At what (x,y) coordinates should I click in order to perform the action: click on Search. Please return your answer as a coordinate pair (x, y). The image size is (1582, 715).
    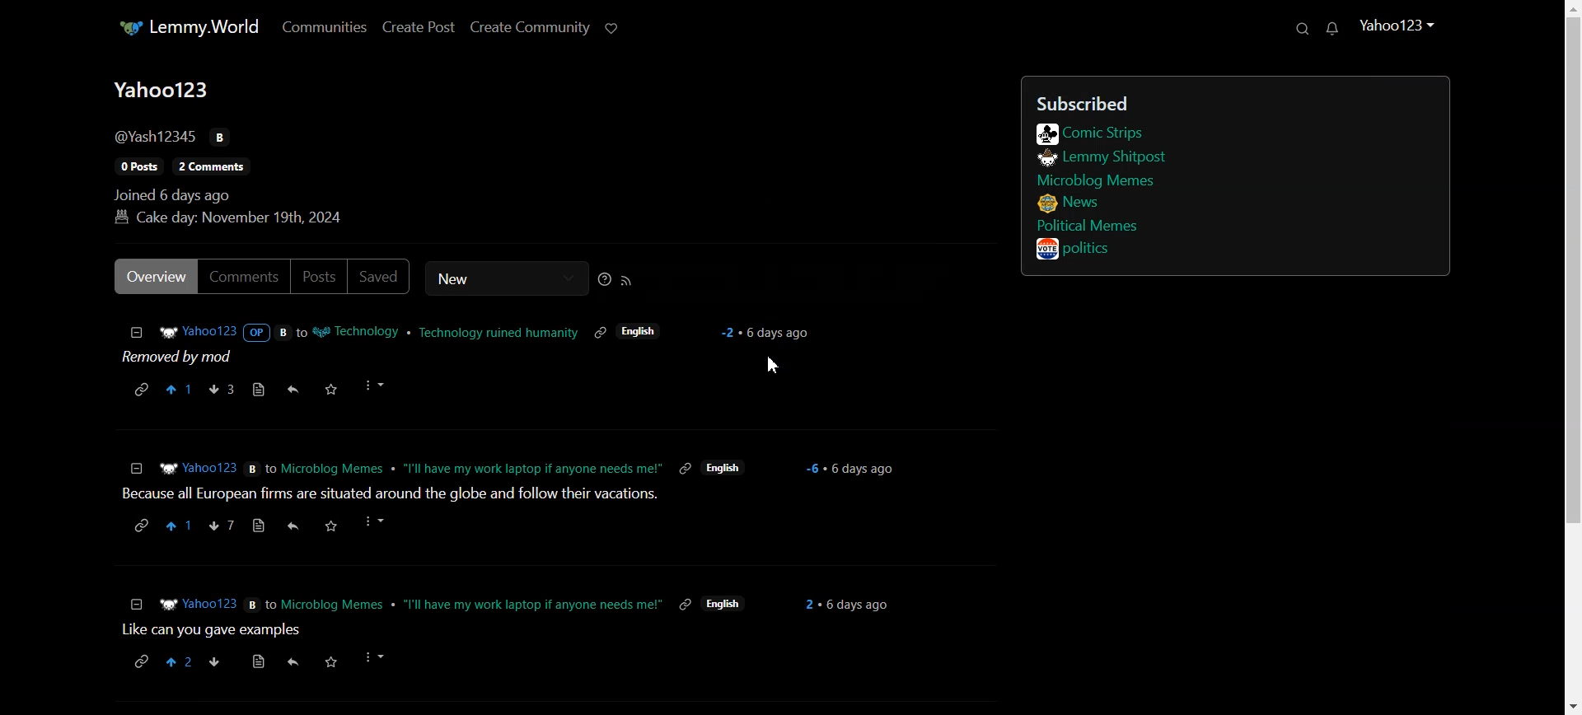
    Looking at the image, I should click on (1300, 28).